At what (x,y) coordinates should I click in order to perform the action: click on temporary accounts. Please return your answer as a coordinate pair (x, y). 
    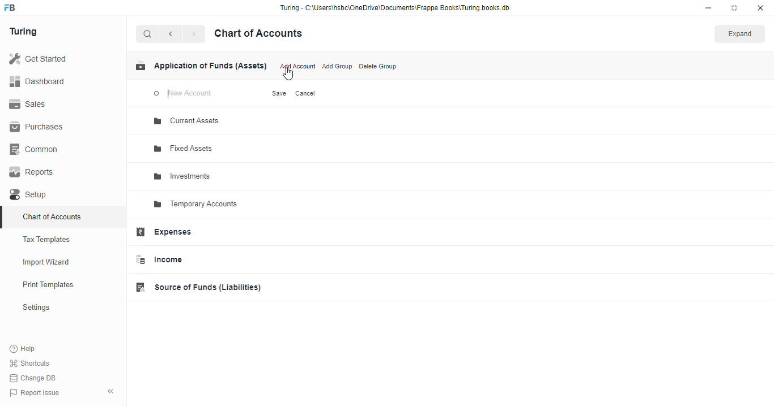
    Looking at the image, I should click on (195, 204).